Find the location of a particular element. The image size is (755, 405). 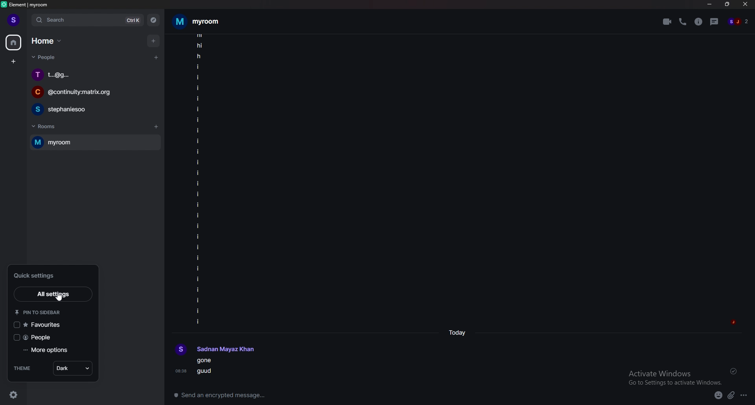

all settings is located at coordinates (52, 293).